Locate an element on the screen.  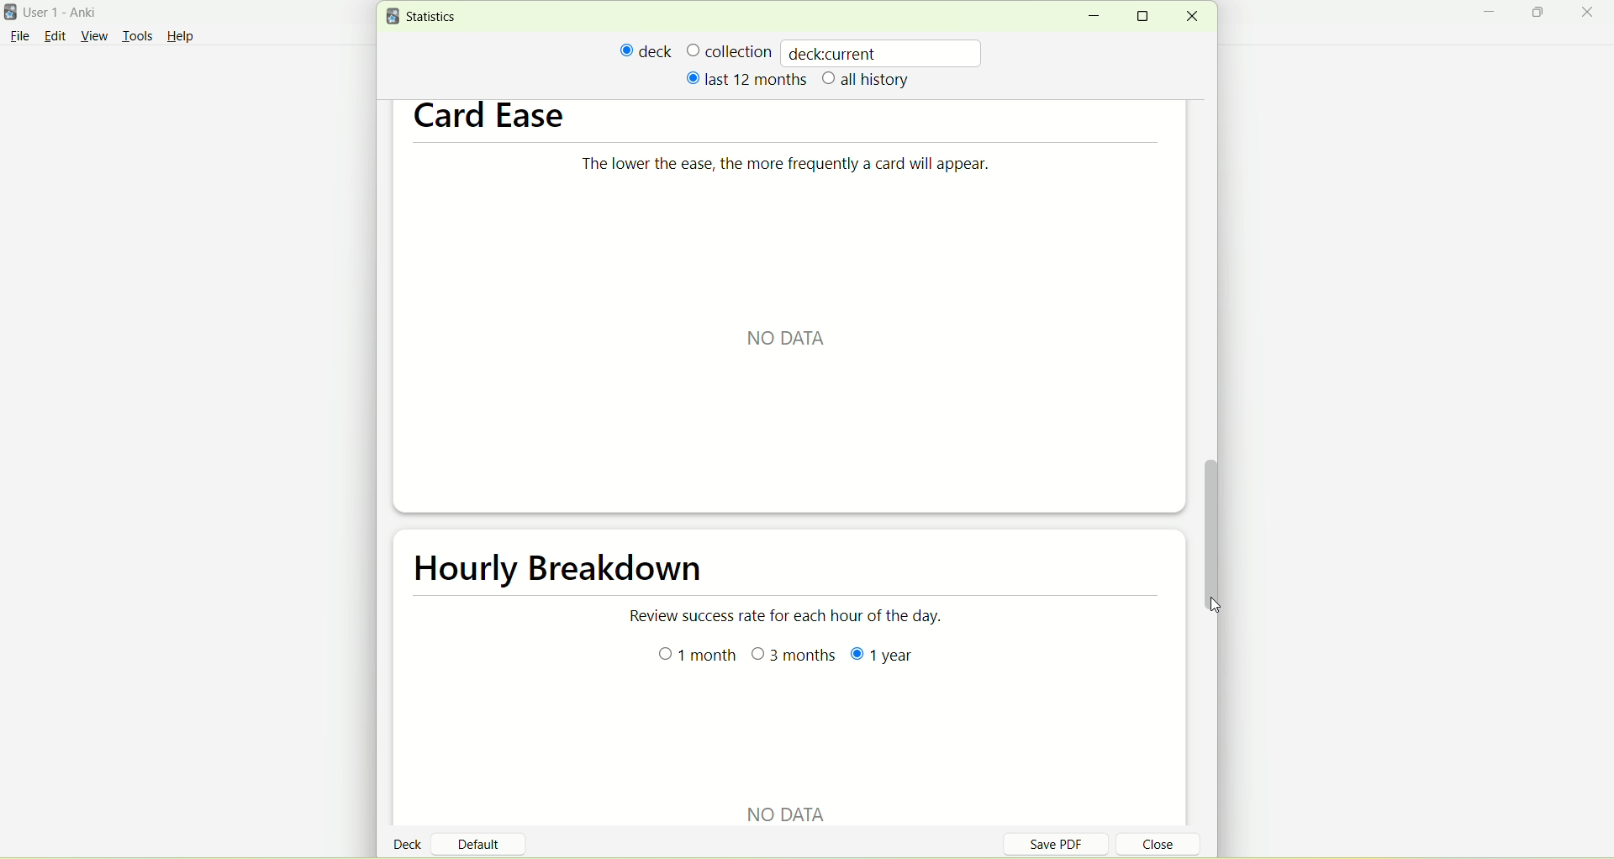
3 months is located at coordinates (793, 657).